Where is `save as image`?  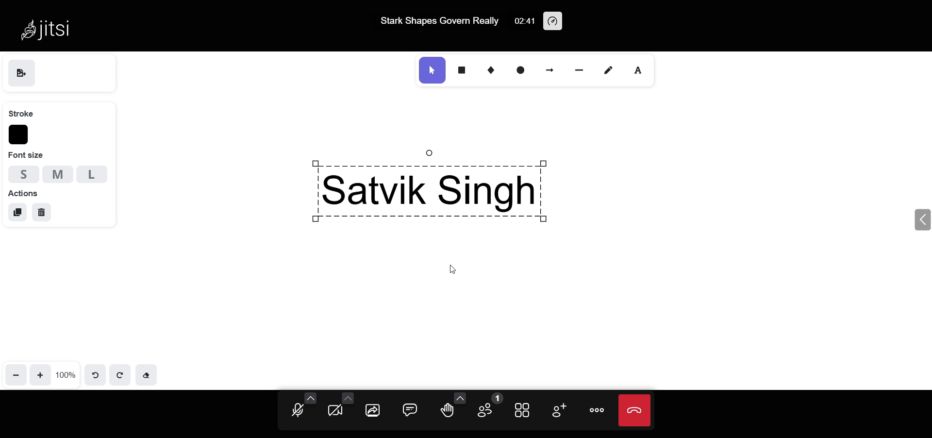 save as image is located at coordinates (21, 74).